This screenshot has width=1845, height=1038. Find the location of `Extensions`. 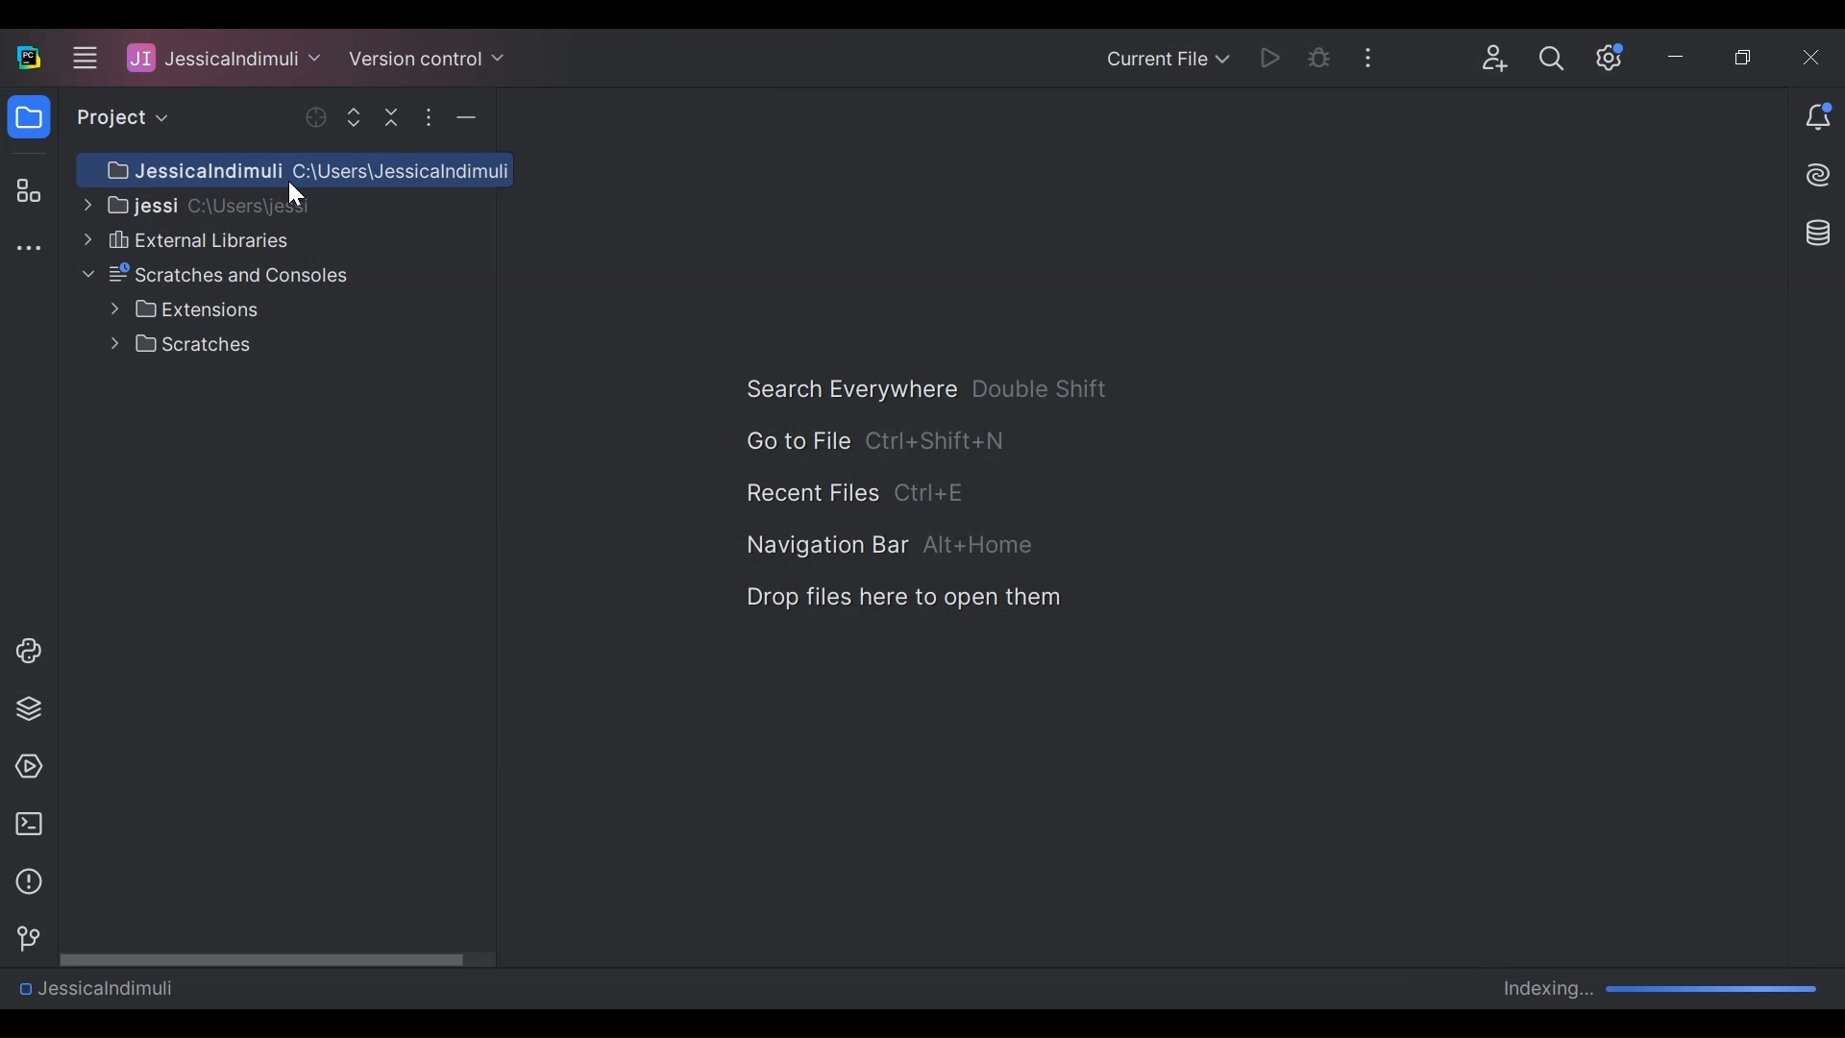

Extensions is located at coordinates (184, 309).